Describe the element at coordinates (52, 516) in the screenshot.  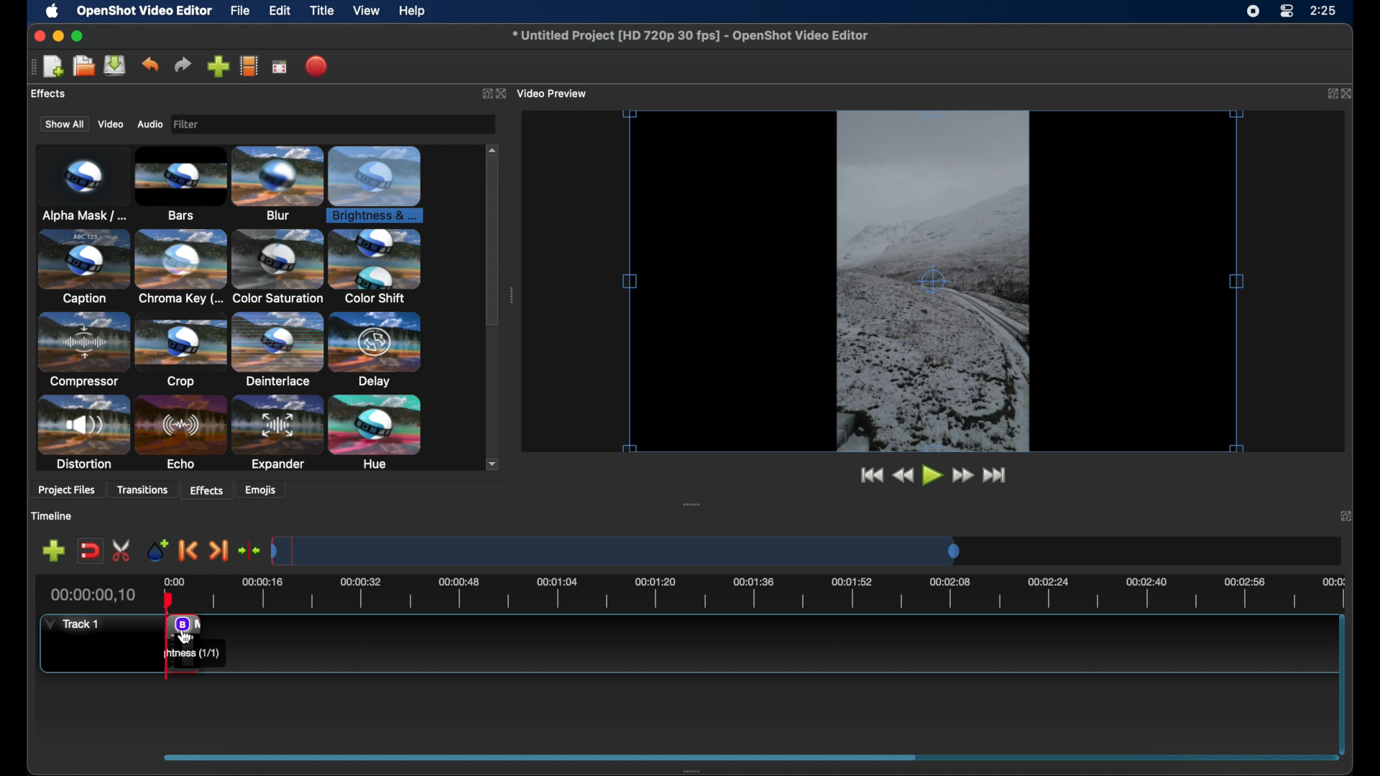
I see `timeline` at that location.